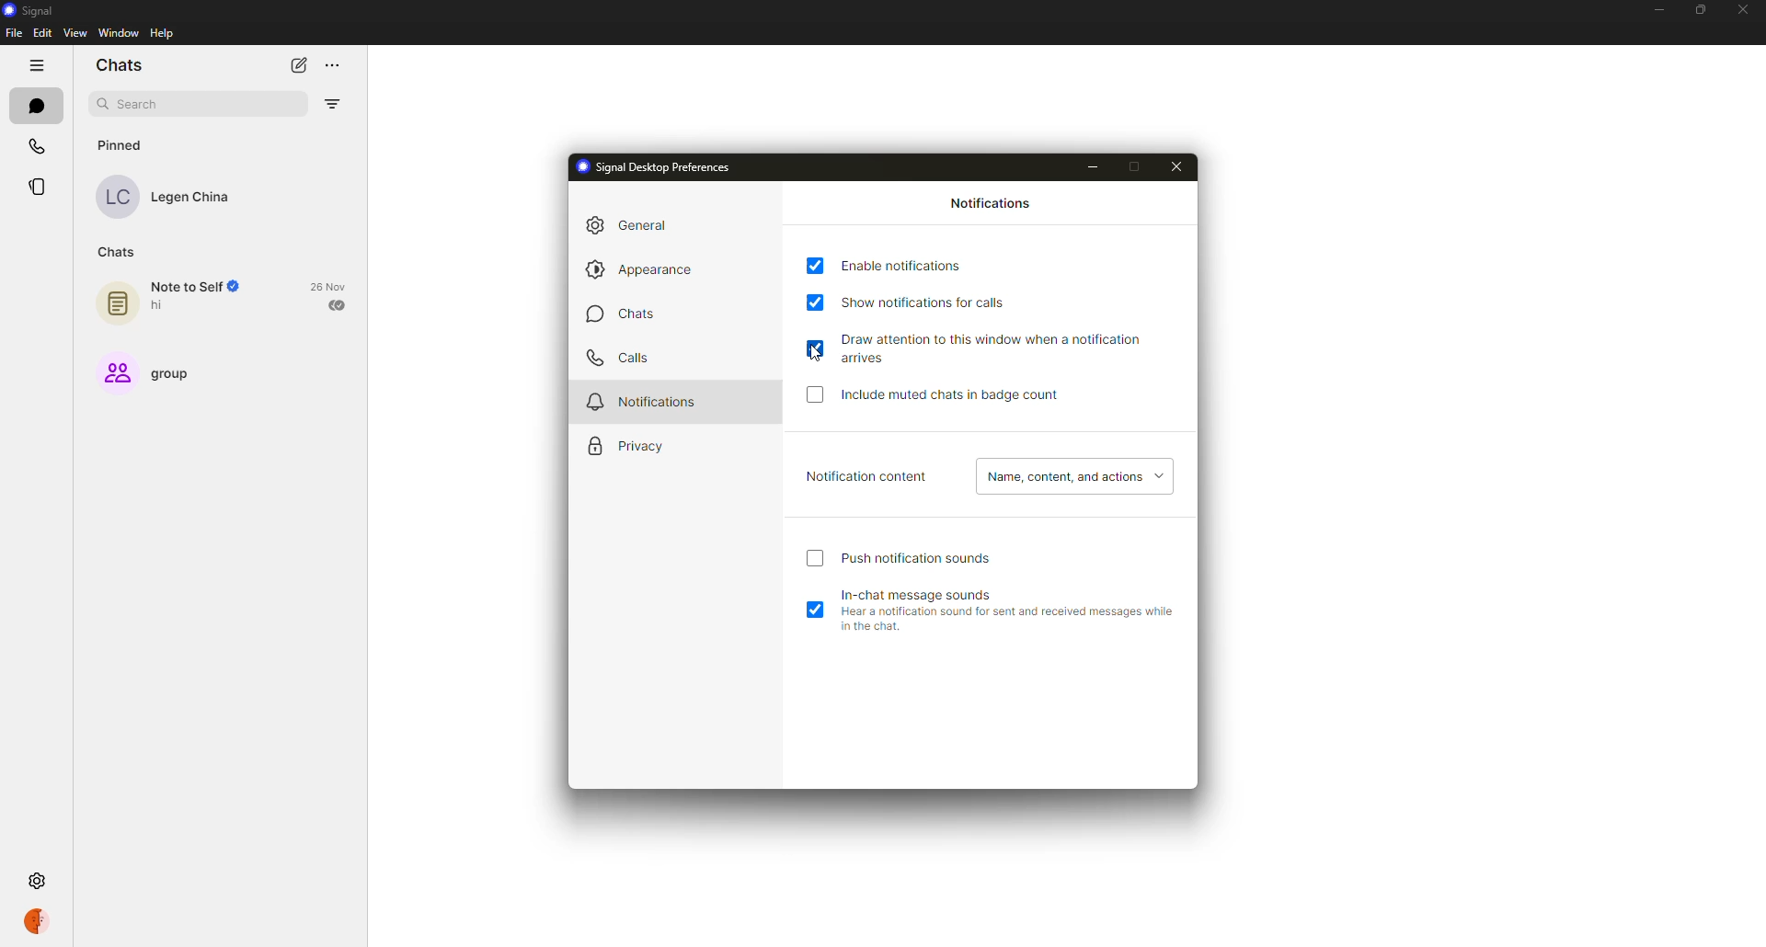 The image size is (1766, 947). I want to click on settings, so click(35, 879).